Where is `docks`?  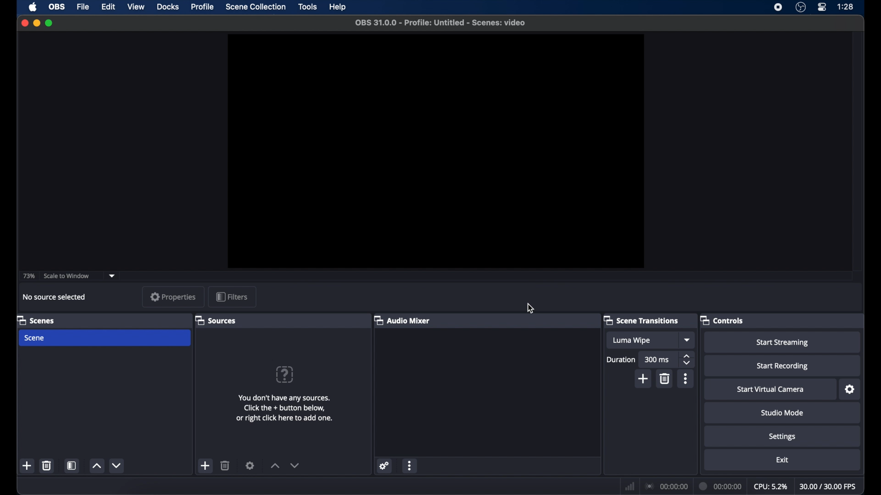 docks is located at coordinates (168, 7).